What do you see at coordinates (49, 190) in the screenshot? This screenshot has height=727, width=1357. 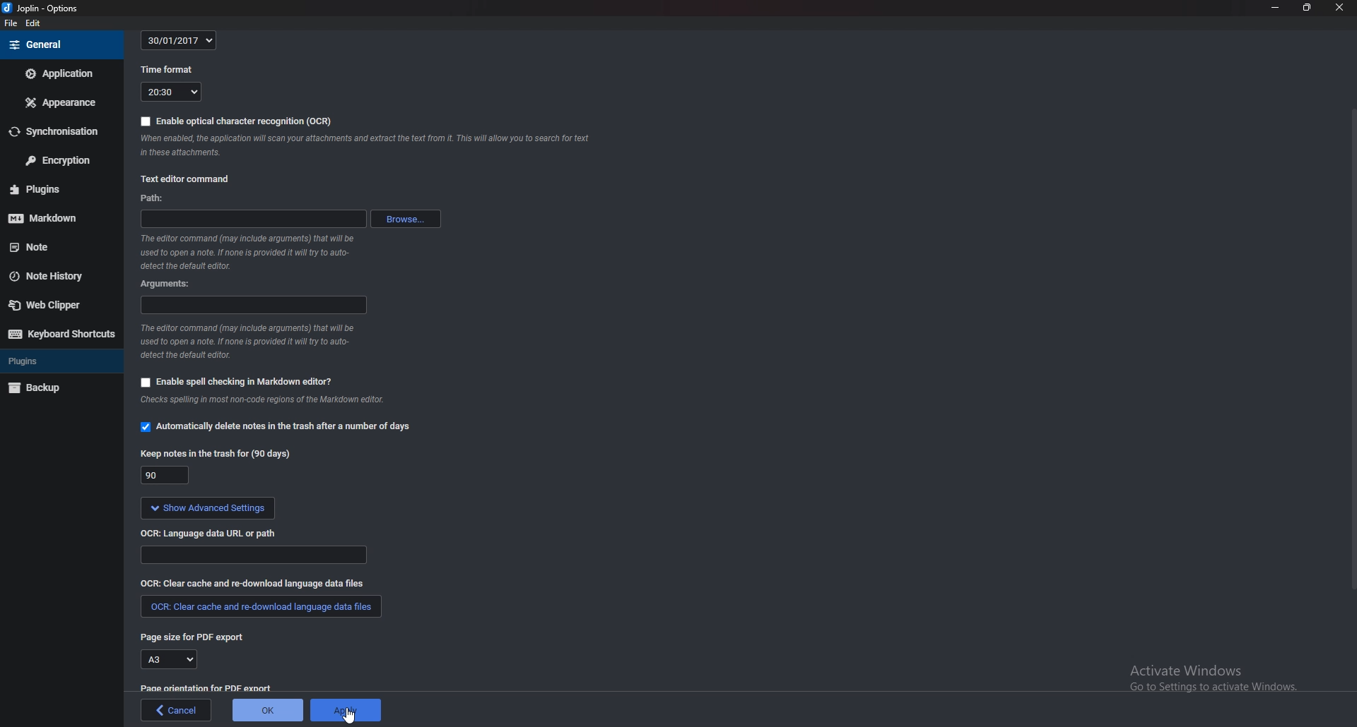 I see `Plugins` at bounding box center [49, 190].